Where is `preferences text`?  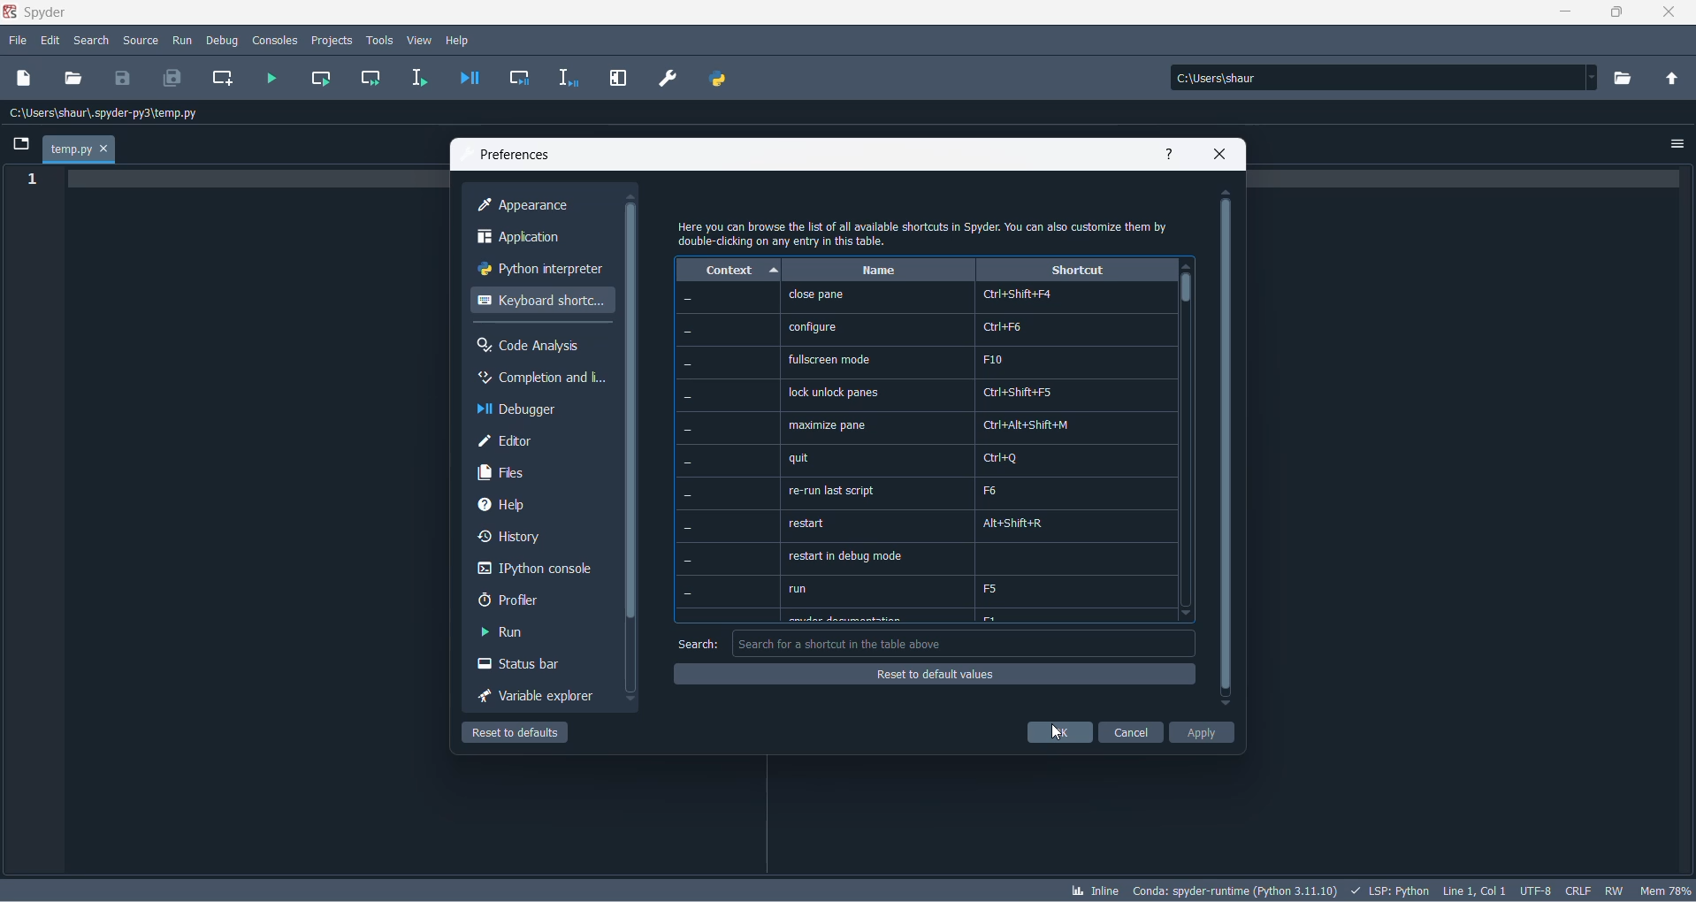 preferences text is located at coordinates (514, 156).